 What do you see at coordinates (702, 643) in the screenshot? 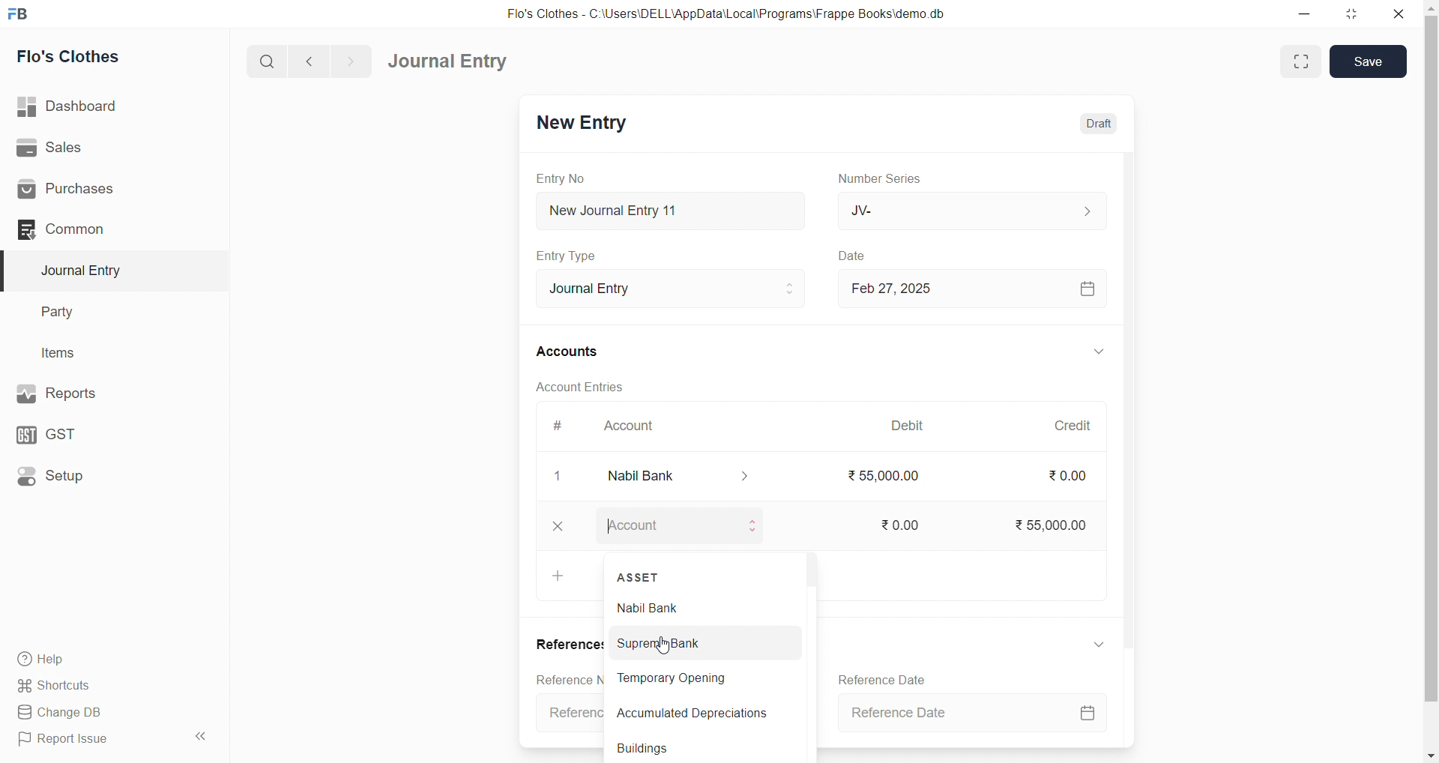
I see `Supreme Bank` at bounding box center [702, 643].